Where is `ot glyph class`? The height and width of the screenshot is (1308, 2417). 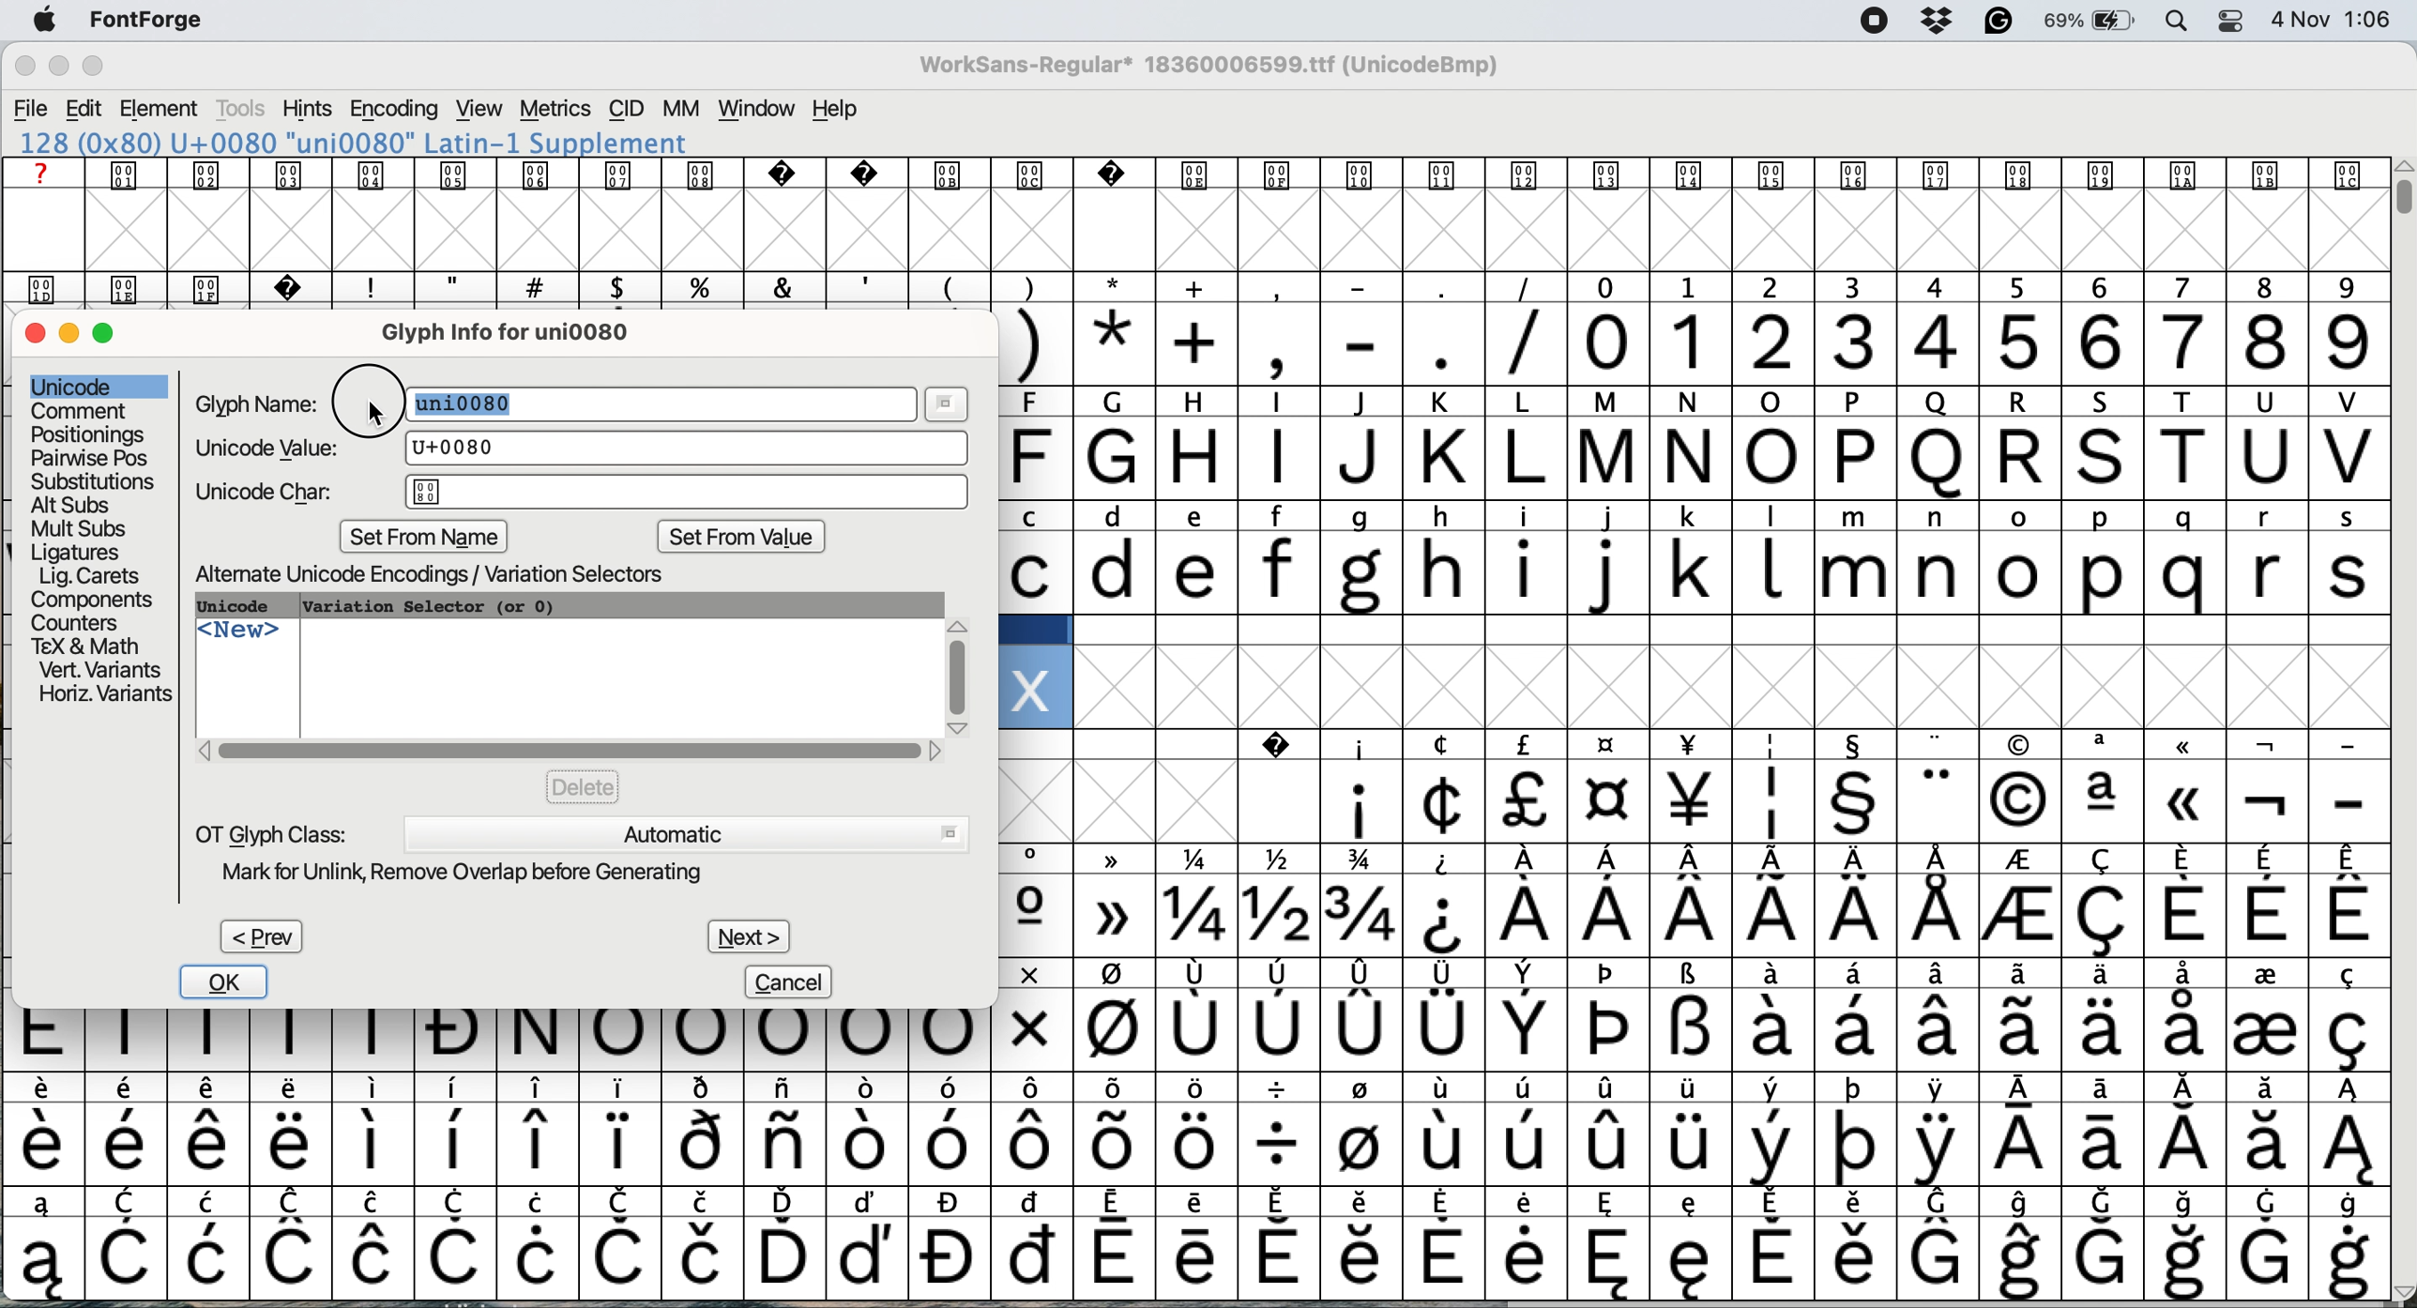 ot glyph class is located at coordinates (272, 832).